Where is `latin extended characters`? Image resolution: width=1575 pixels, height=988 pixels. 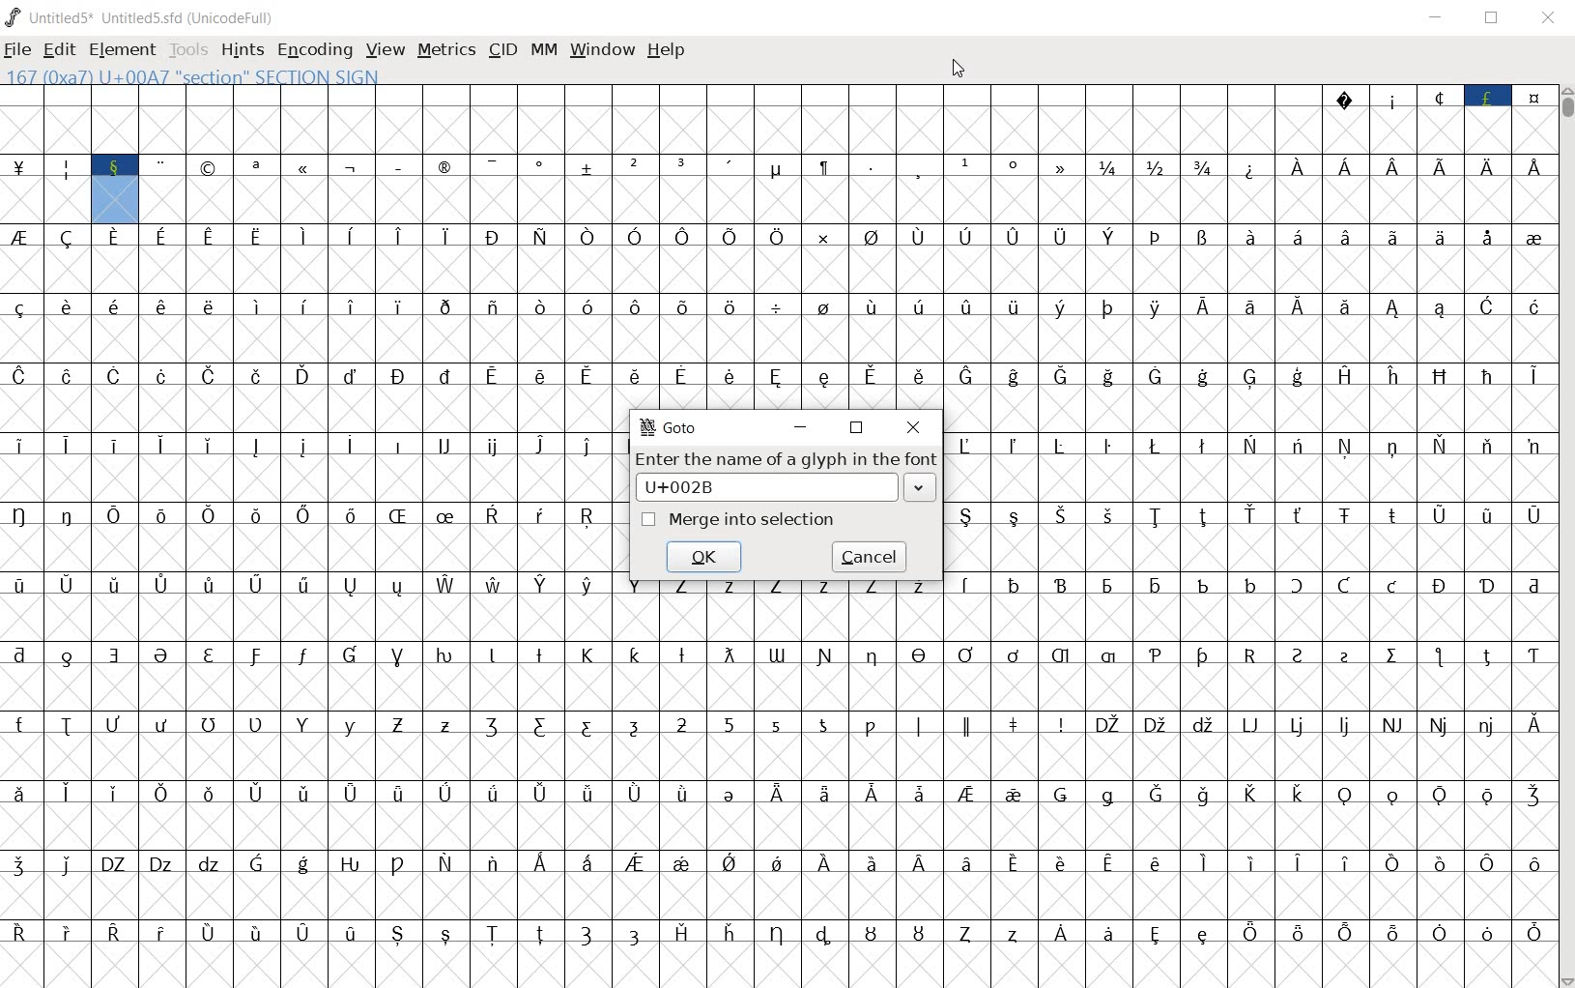
latin extended characters is located at coordinates (310, 503).